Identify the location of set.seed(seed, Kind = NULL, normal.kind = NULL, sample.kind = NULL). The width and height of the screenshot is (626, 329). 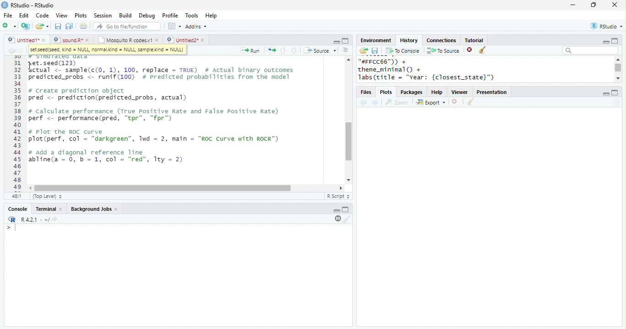
(107, 50).